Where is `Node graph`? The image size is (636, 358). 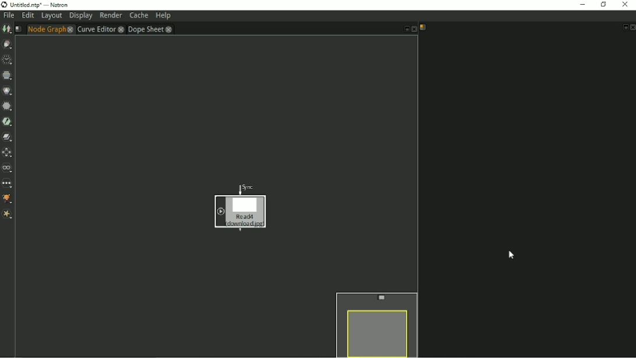
Node graph is located at coordinates (50, 29).